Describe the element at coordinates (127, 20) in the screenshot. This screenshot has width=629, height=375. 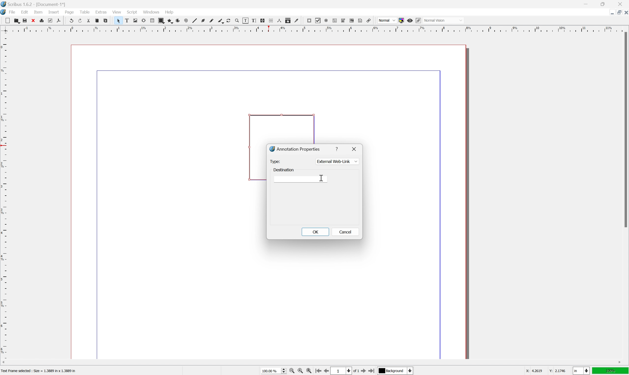
I see `text frame` at that location.